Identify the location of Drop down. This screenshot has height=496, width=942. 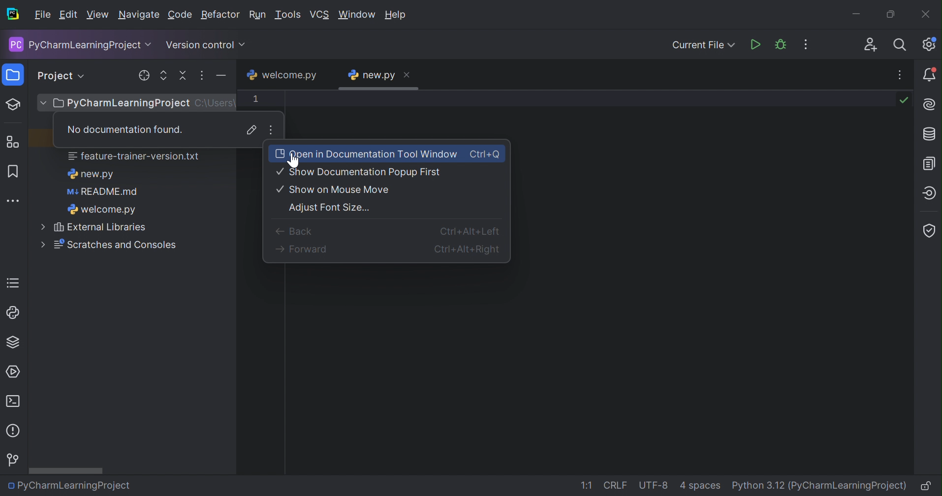
(83, 76).